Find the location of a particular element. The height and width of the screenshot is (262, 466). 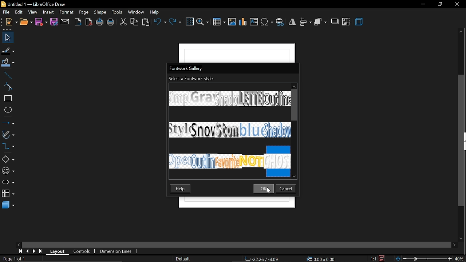

zoom scale is located at coordinates (423, 259).